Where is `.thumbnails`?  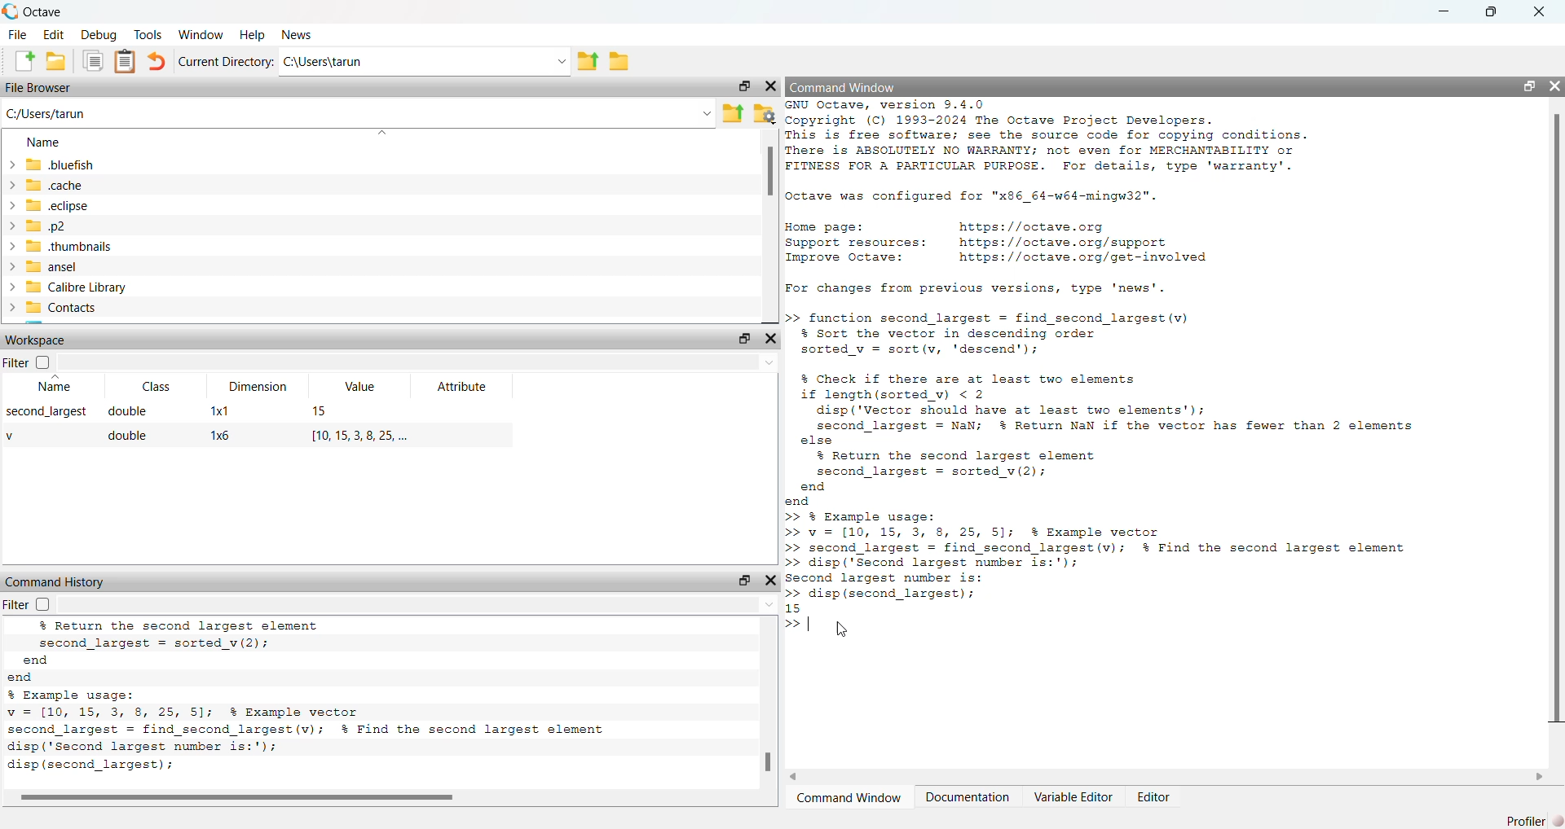
.thumbnails is located at coordinates (77, 246).